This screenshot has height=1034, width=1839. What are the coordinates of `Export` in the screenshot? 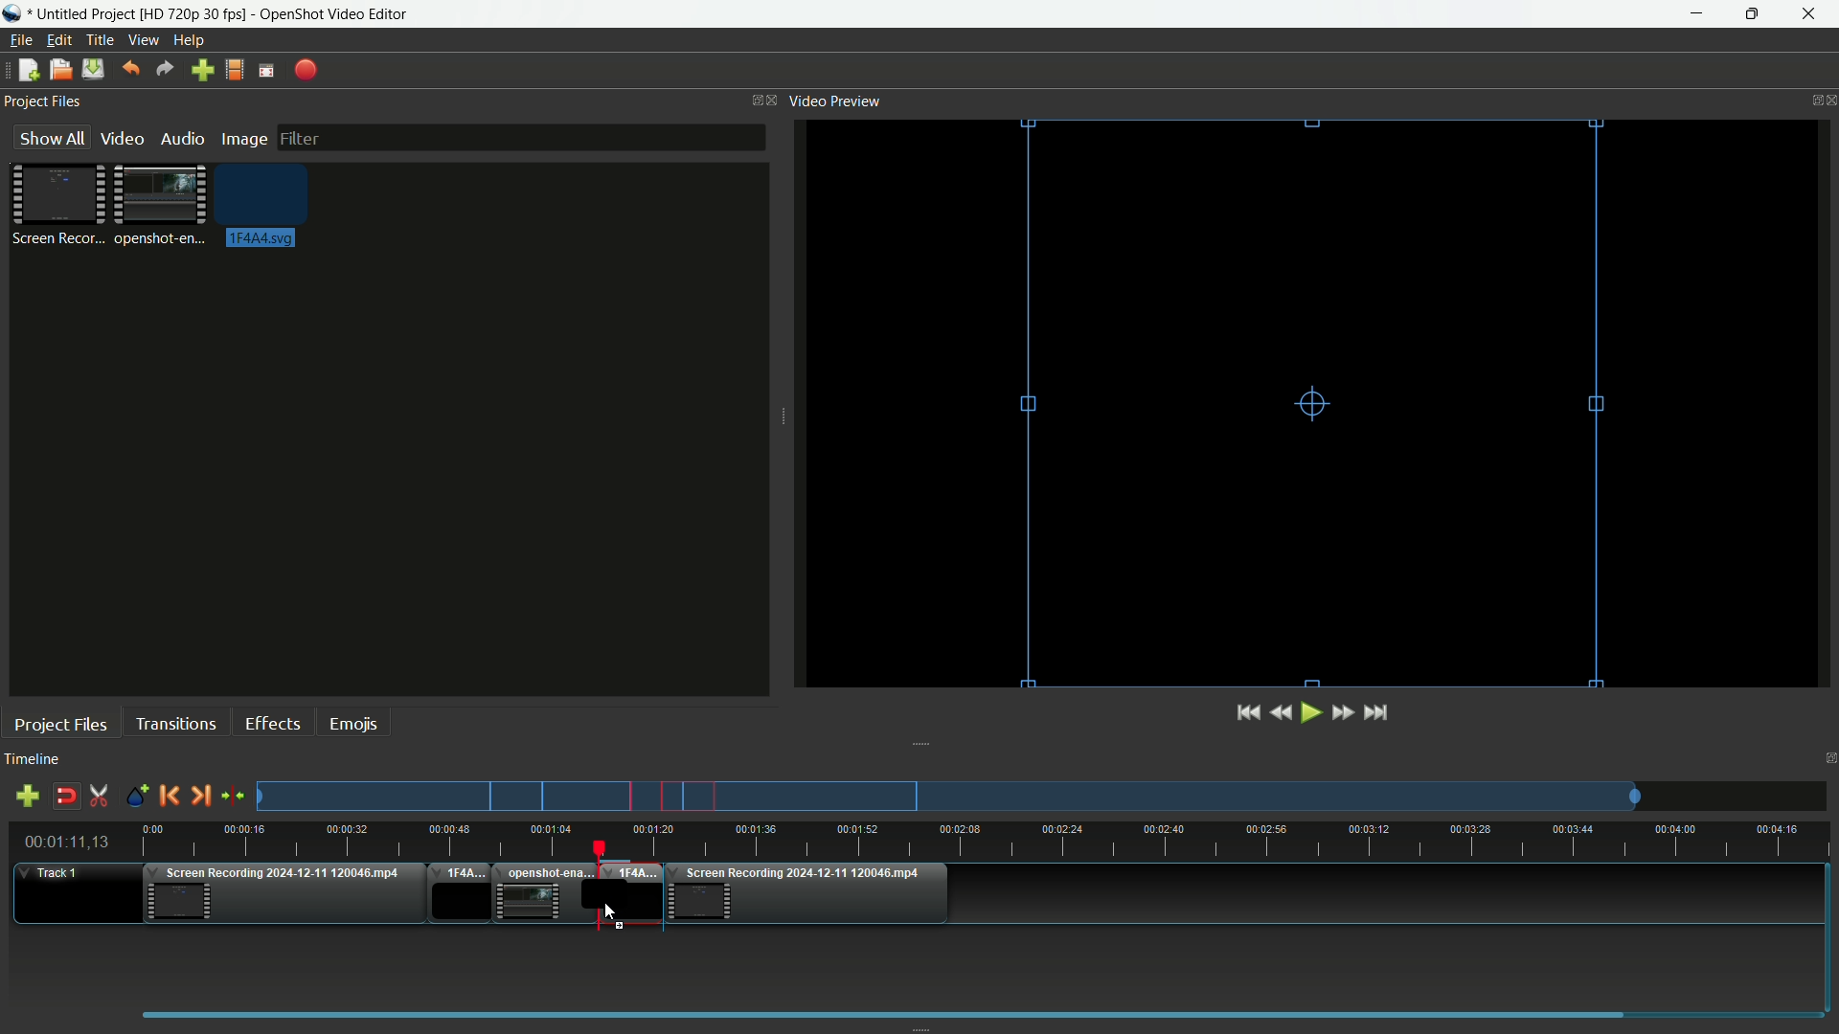 It's located at (306, 71).